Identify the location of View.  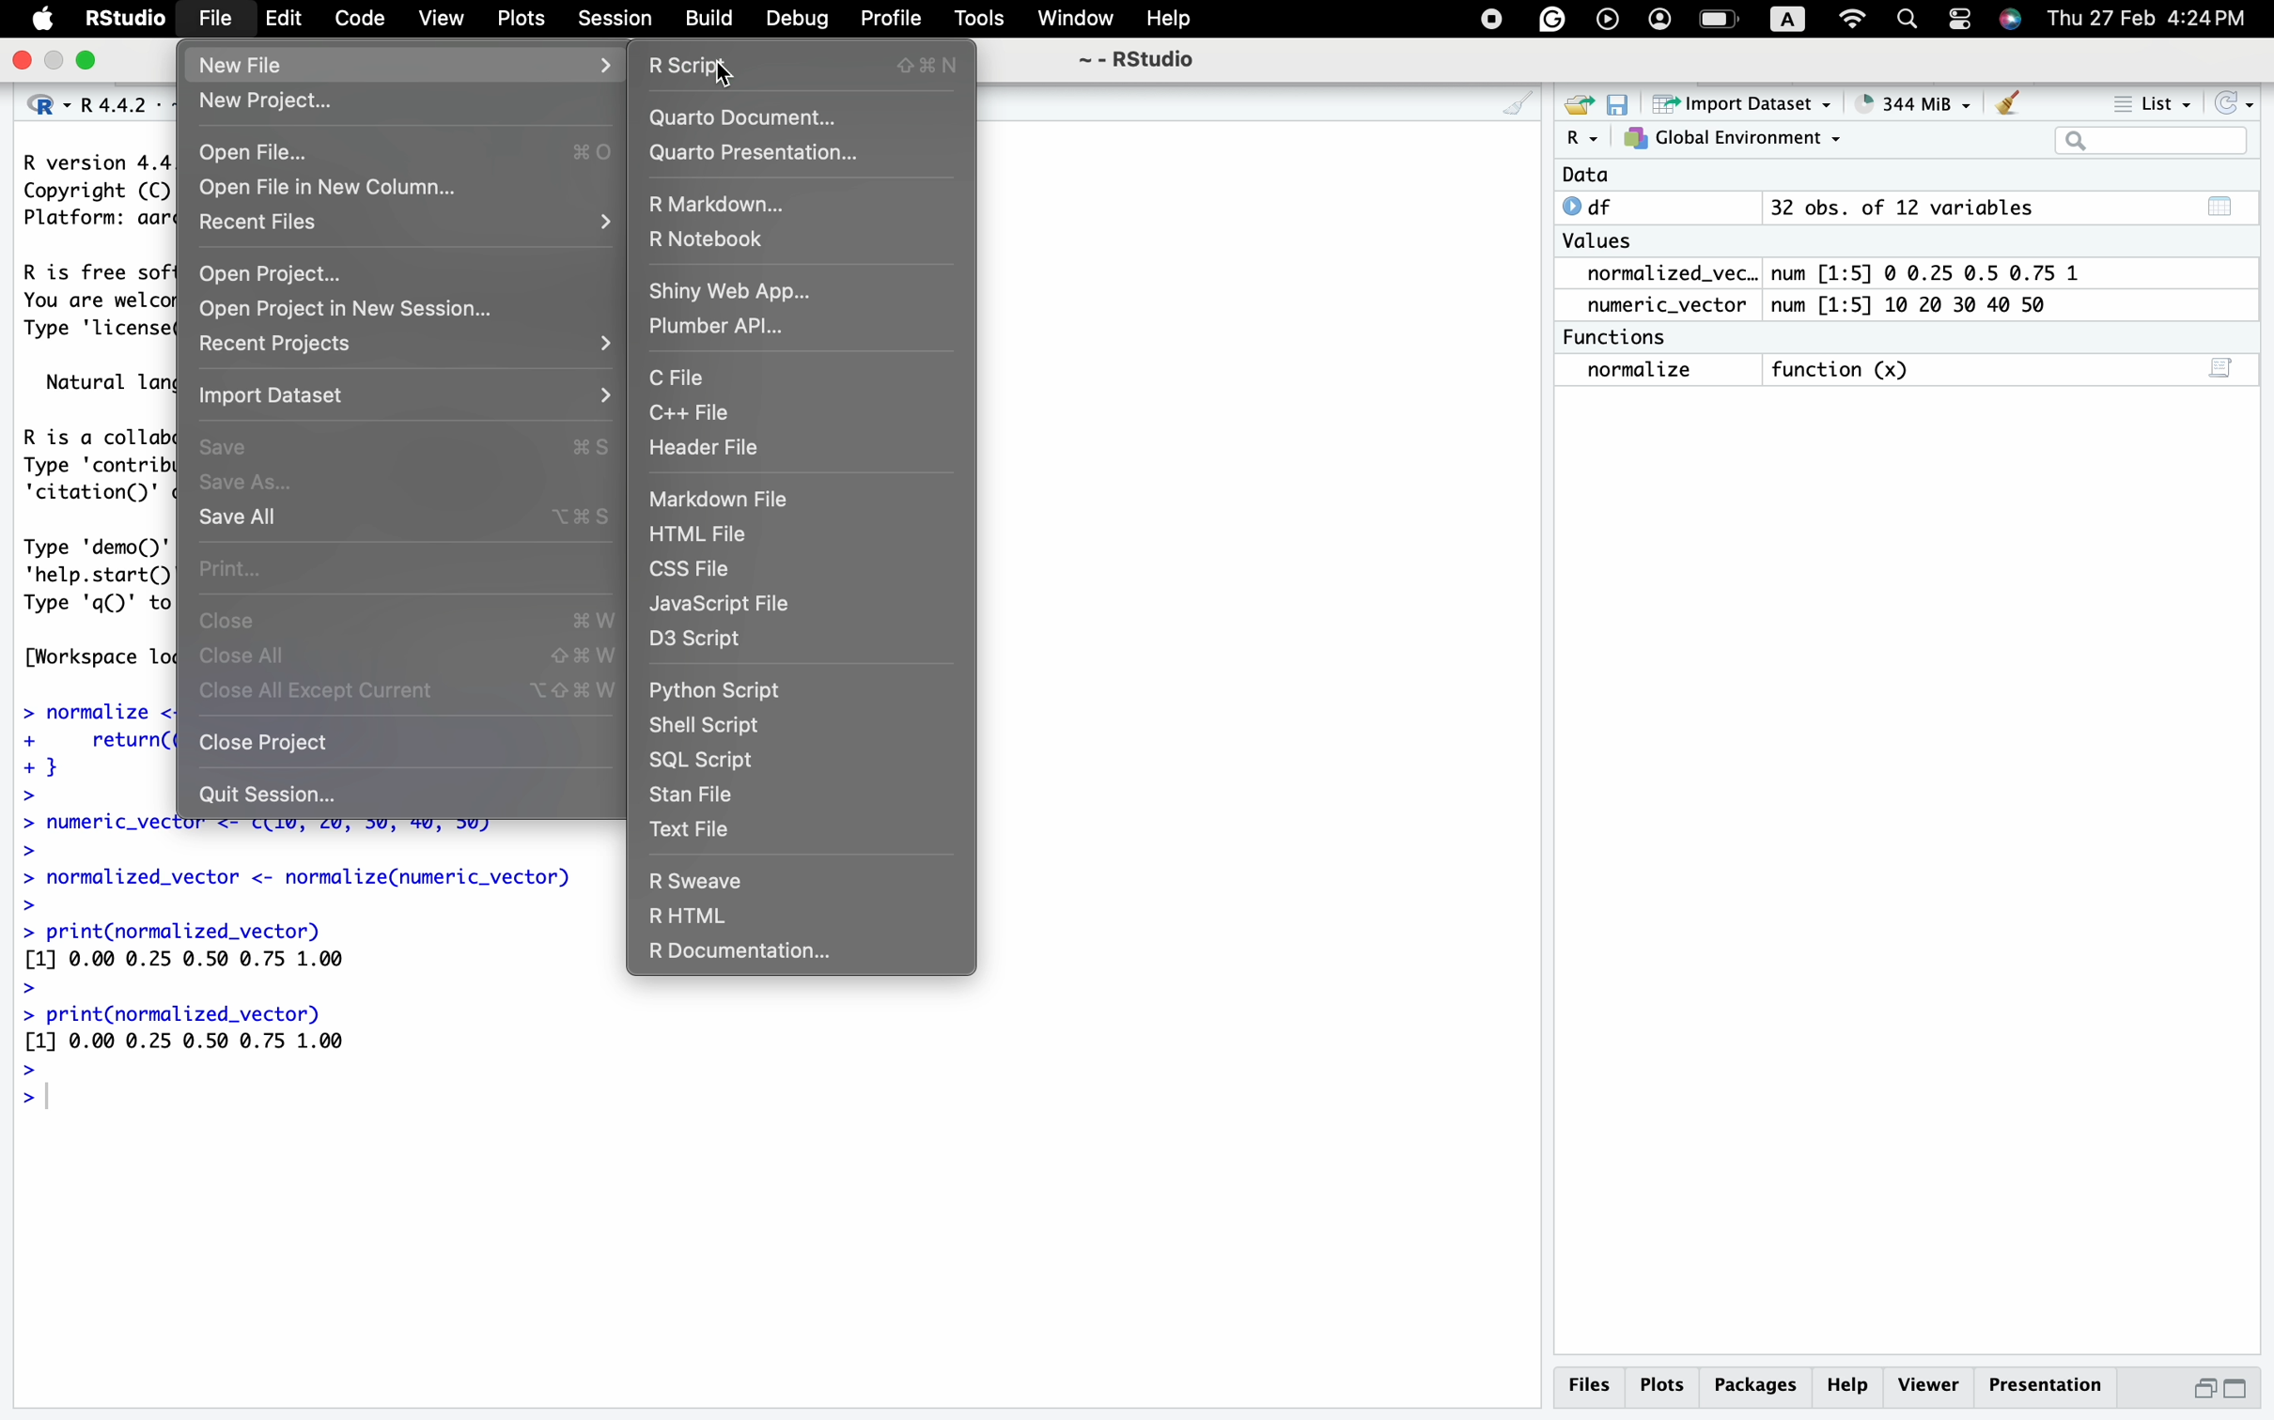
(439, 22).